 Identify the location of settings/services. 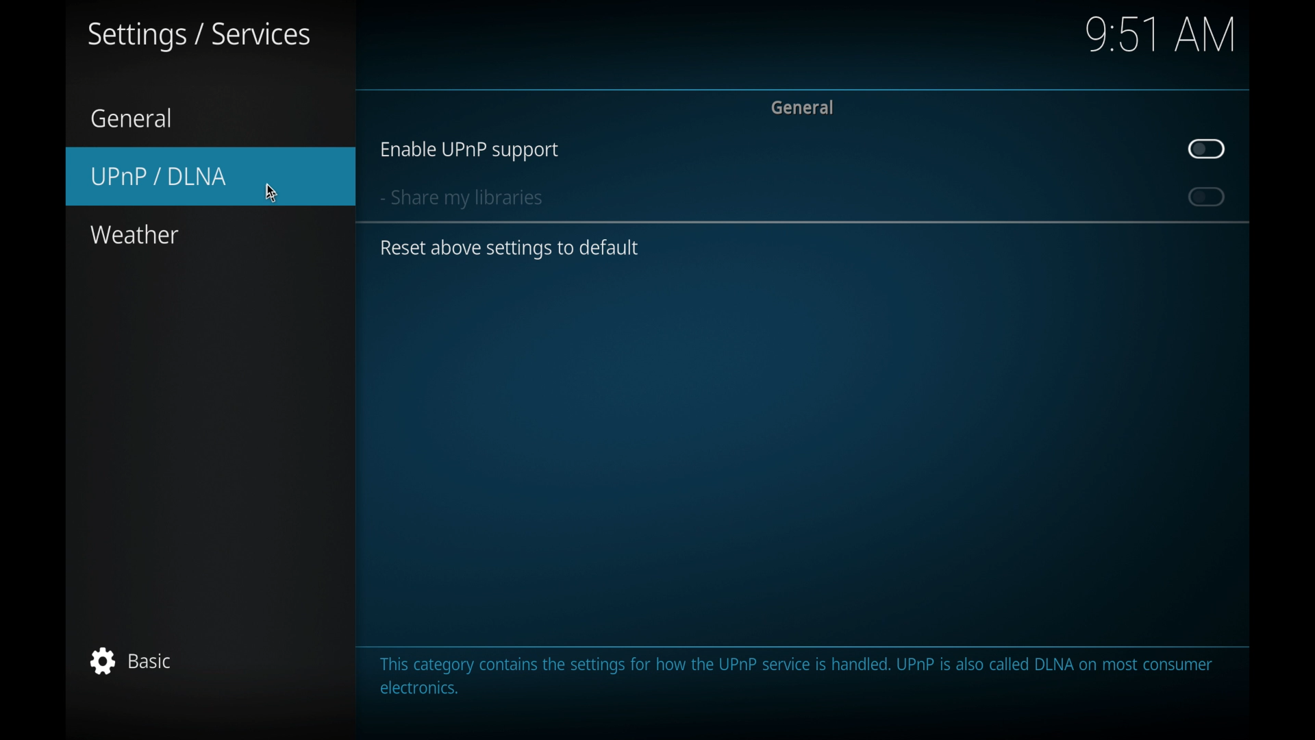
(201, 36).